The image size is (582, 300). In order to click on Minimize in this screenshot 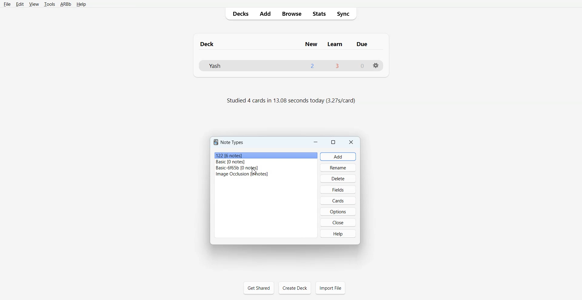, I will do `click(316, 142)`.